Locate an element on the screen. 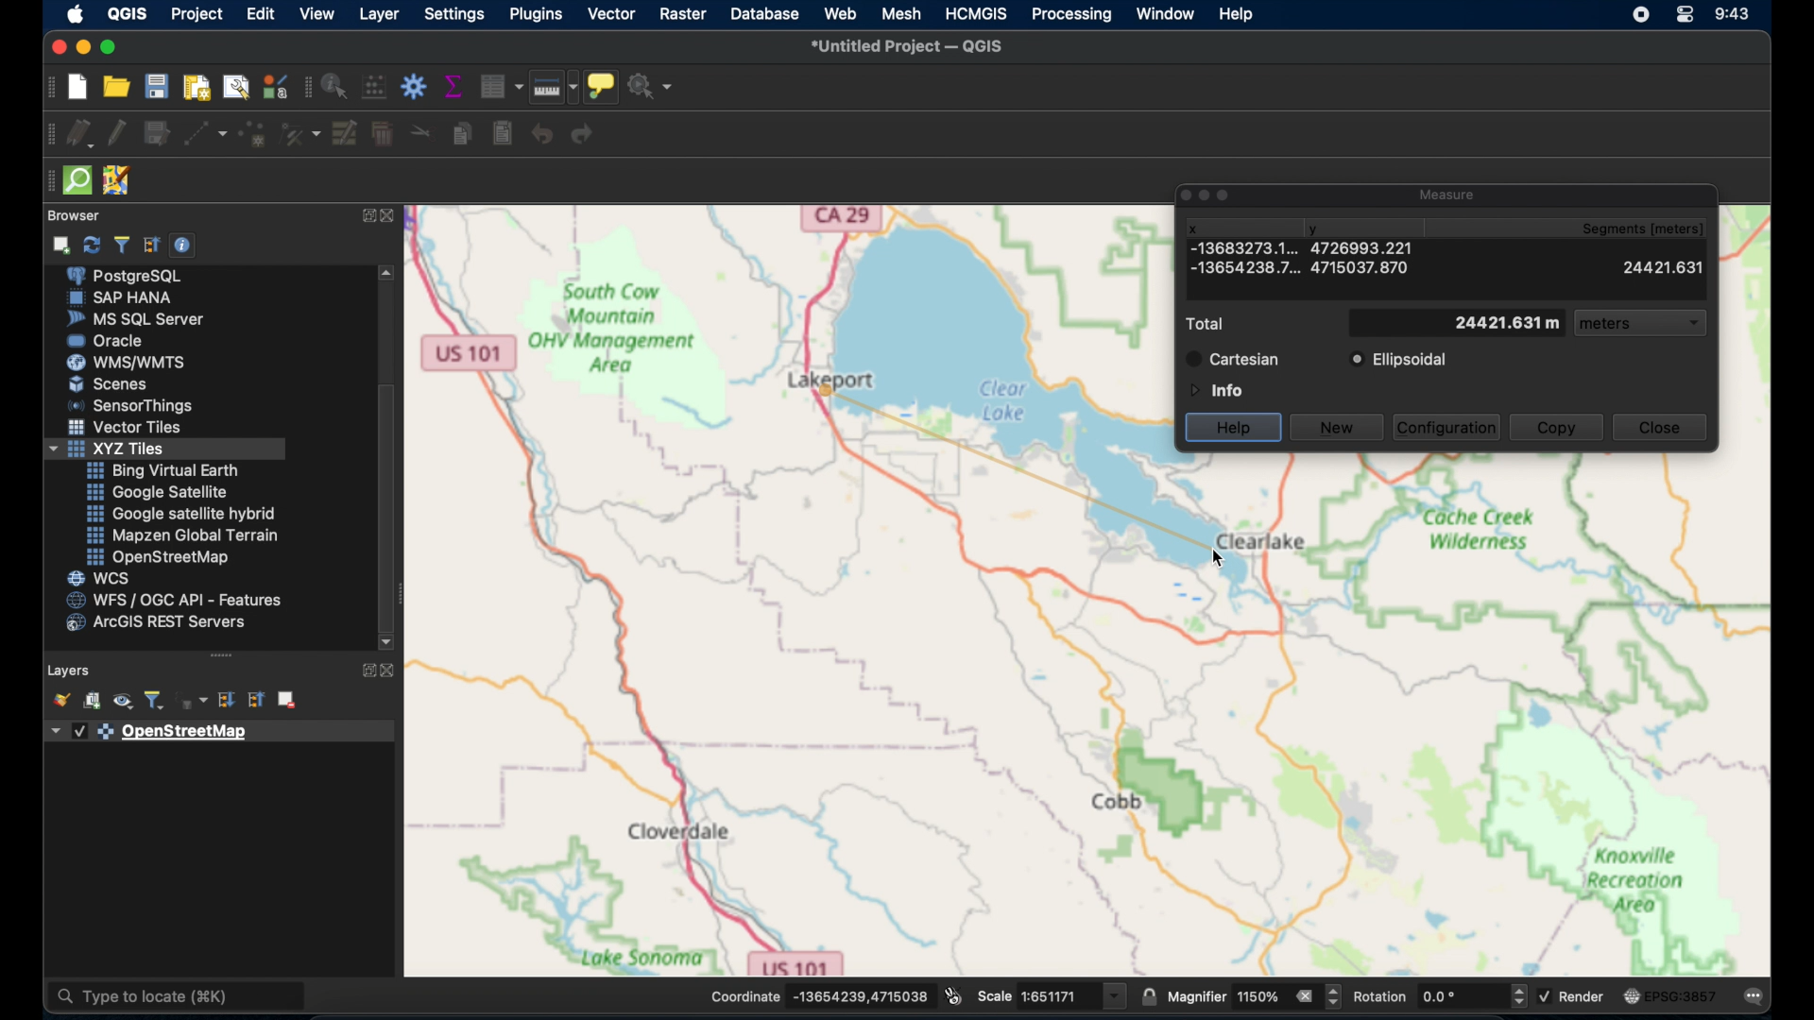 Image resolution: width=1814 pixels, height=1020 pixels. project is located at coordinates (197, 12).